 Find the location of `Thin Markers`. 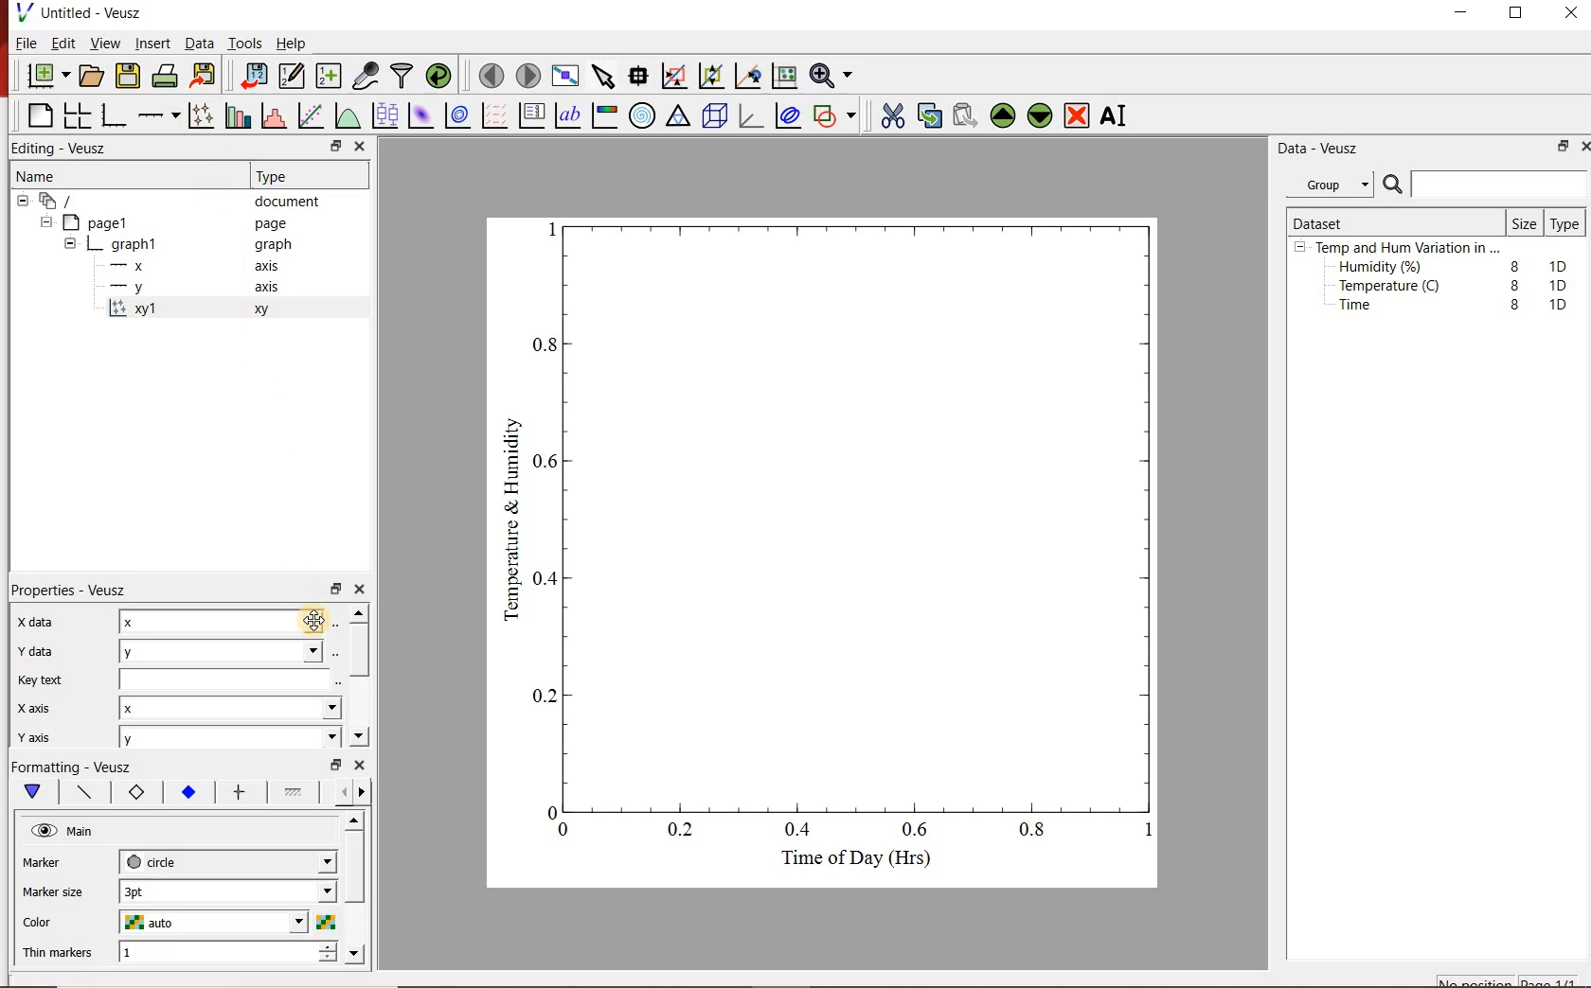

Thin Markers is located at coordinates (61, 954).